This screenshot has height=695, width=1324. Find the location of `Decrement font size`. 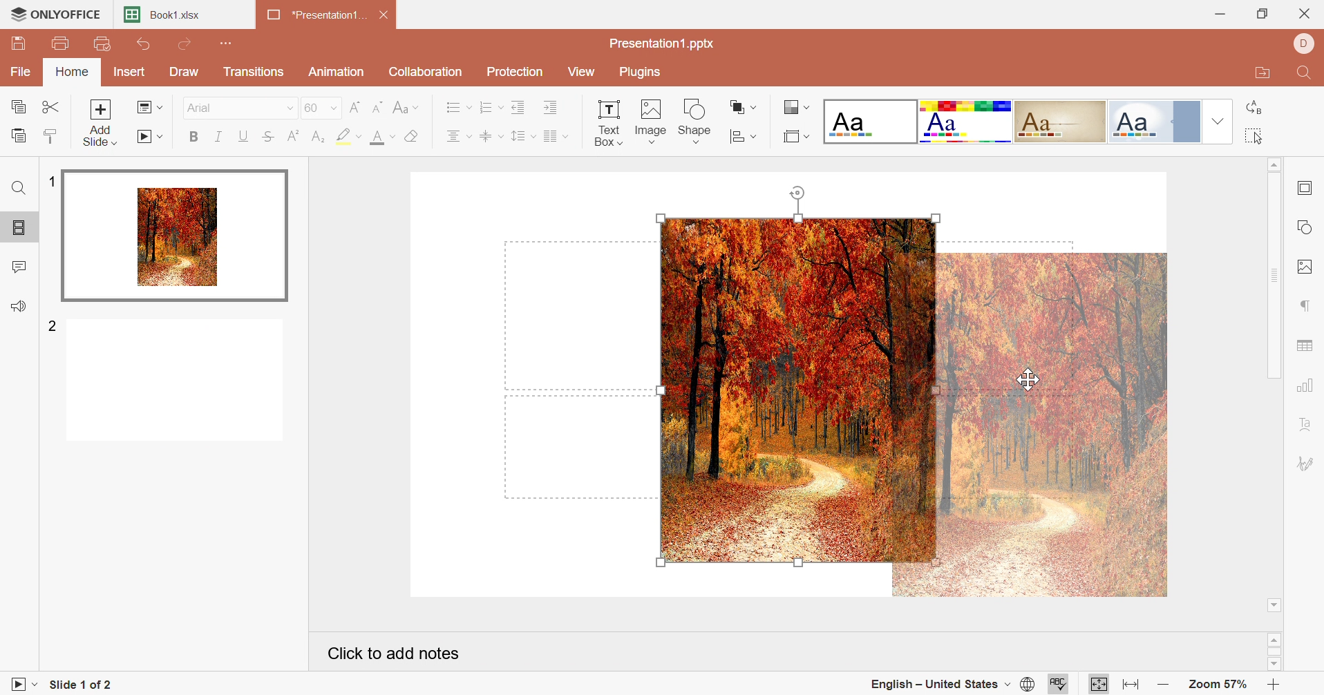

Decrement font size is located at coordinates (380, 106).